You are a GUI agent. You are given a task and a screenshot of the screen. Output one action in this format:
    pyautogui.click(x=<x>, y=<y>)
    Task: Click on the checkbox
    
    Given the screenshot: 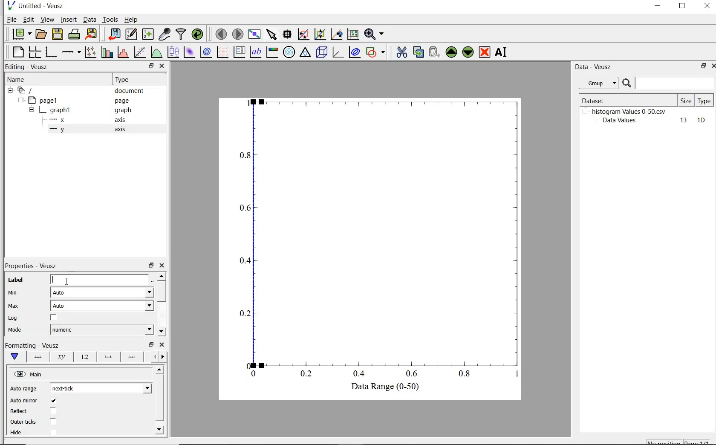 What is the action you would take?
    pyautogui.click(x=53, y=401)
    